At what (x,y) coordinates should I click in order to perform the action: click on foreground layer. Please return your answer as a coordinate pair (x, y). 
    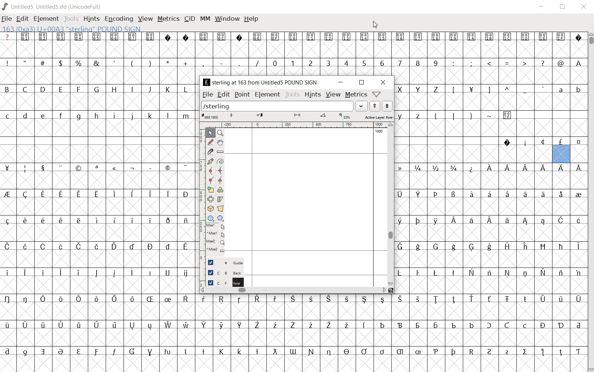
    Looking at the image, I should click on (222, 282).